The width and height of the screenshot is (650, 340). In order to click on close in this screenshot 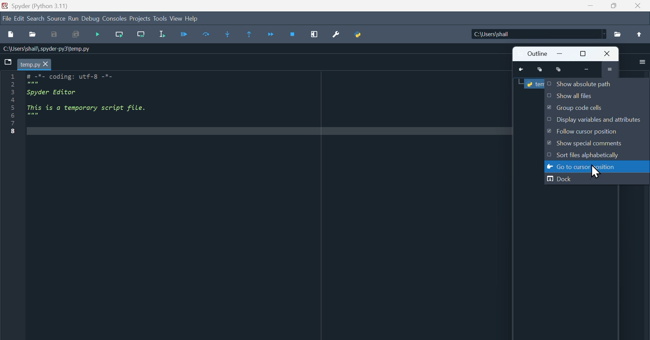, I will do `click(637, 6)`.